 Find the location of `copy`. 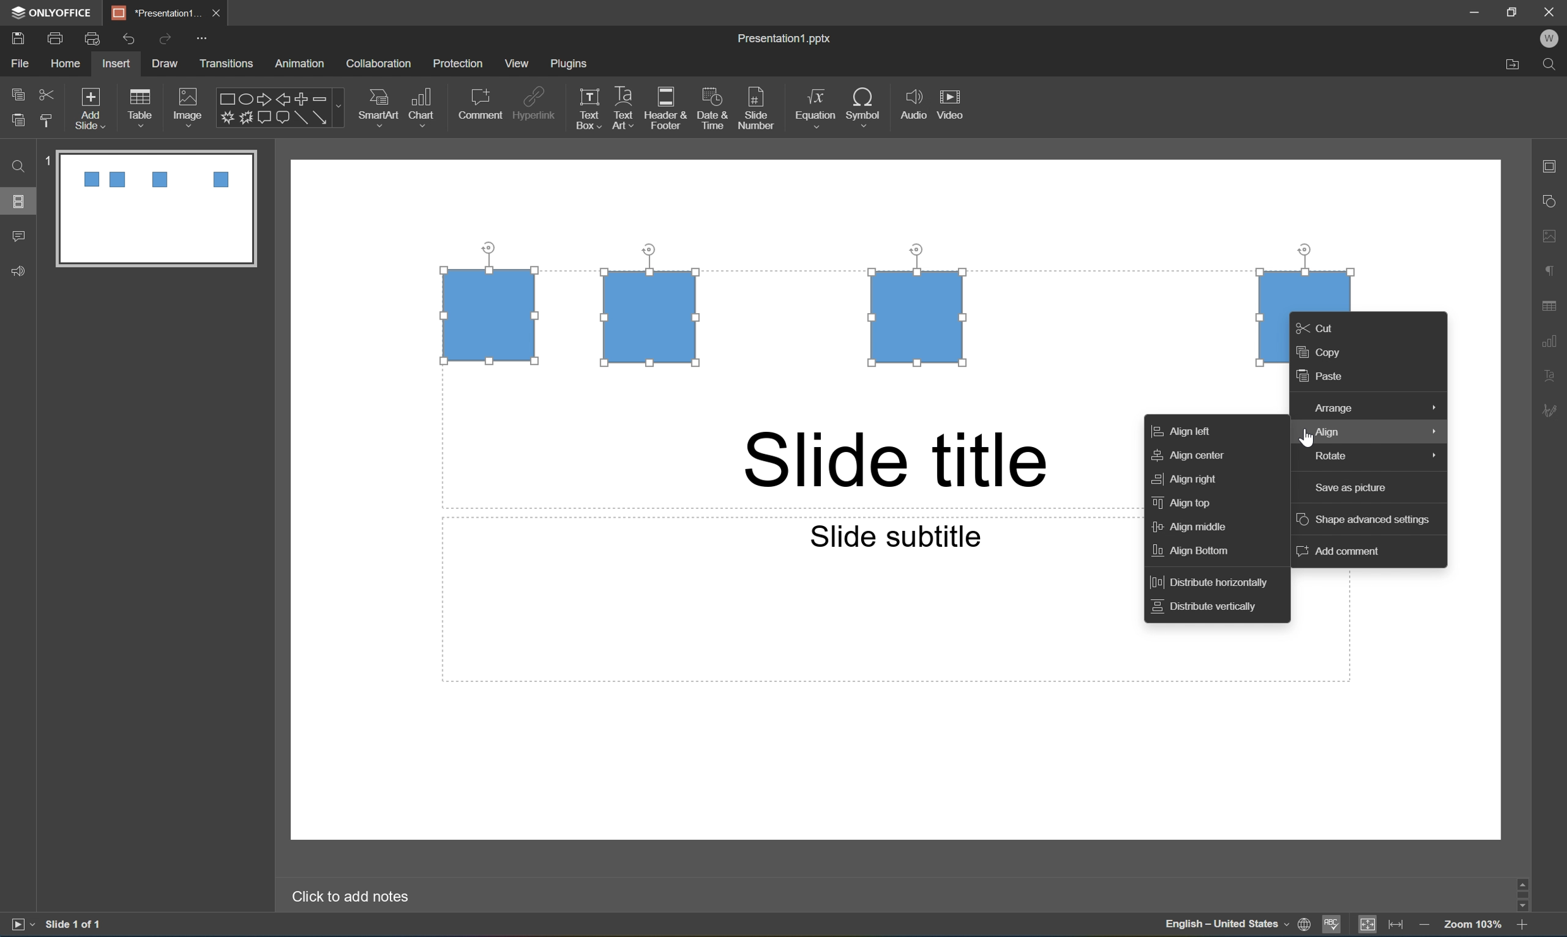

copy is located at coordinates (17, 93).